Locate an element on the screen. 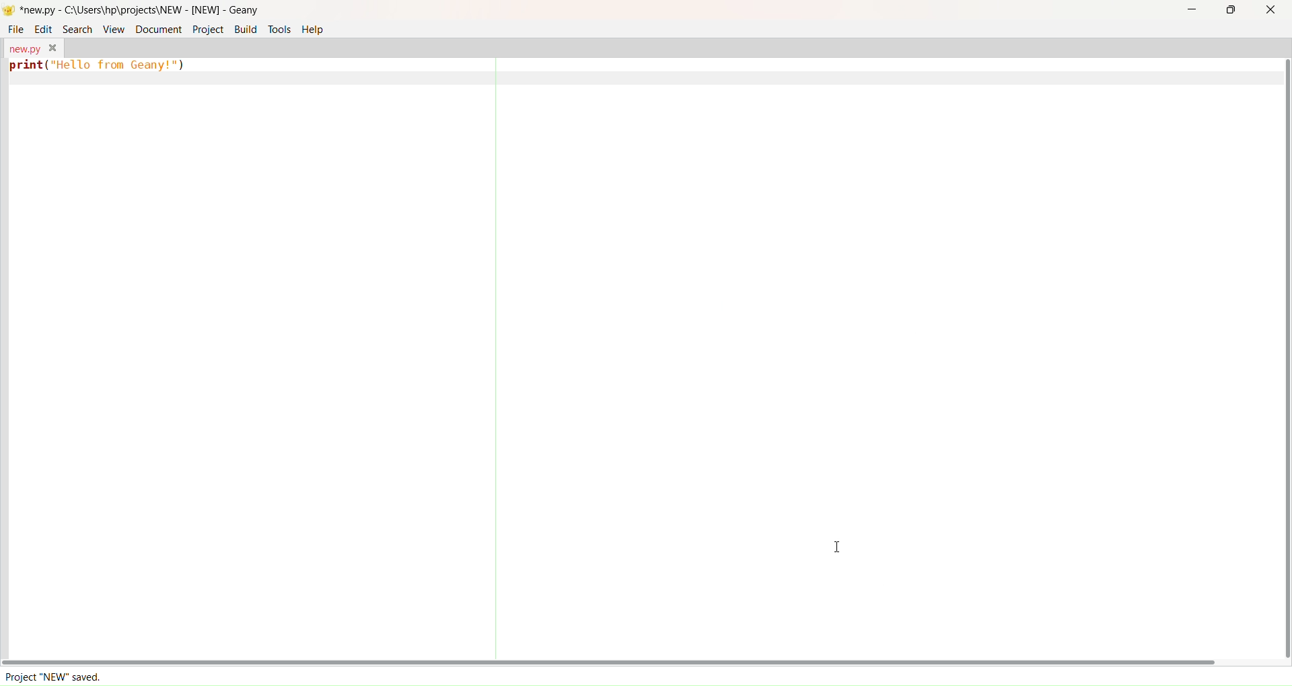 The image size is (1292, 686). tab name is located at coordinates (23, 47).